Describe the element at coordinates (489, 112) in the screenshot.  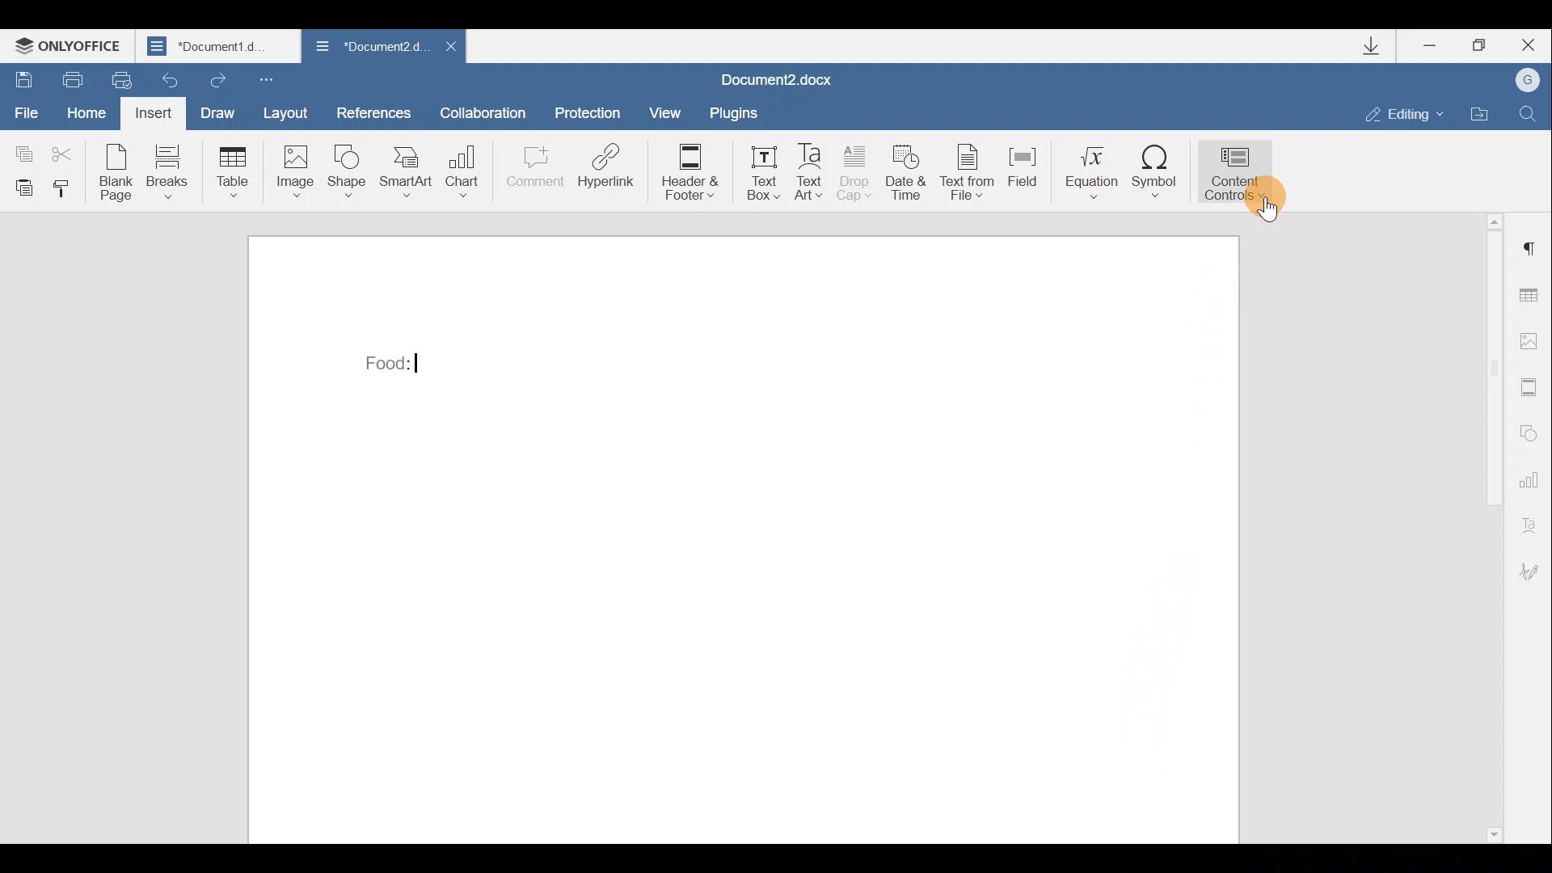
I see `Collaboration` at that location.